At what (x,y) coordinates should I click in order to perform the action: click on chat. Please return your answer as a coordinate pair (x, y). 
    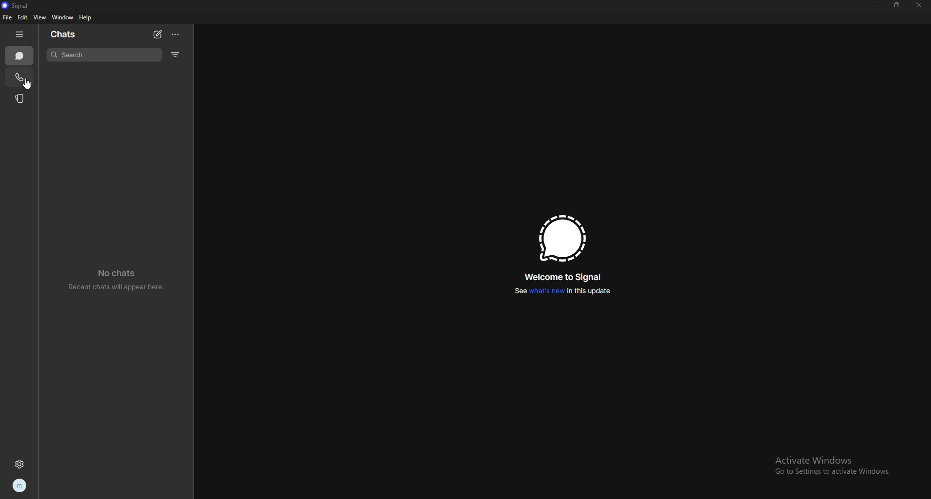
    Looking at the image, I should click on (20, 56).